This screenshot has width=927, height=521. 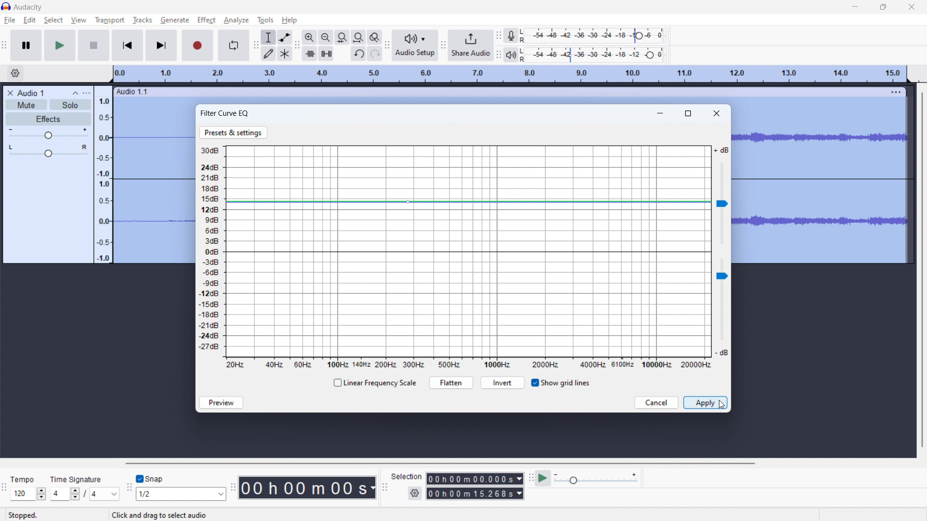 I want to click on undo, so click(x=358, y=54).